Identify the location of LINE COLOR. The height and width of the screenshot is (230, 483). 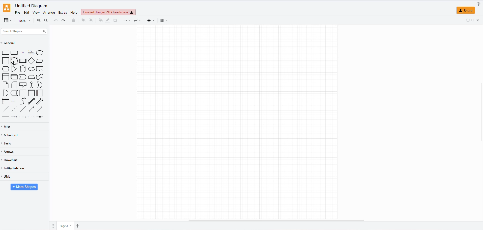
(108, 20).